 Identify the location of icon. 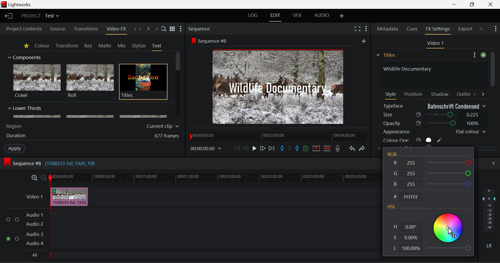
(193, 41).